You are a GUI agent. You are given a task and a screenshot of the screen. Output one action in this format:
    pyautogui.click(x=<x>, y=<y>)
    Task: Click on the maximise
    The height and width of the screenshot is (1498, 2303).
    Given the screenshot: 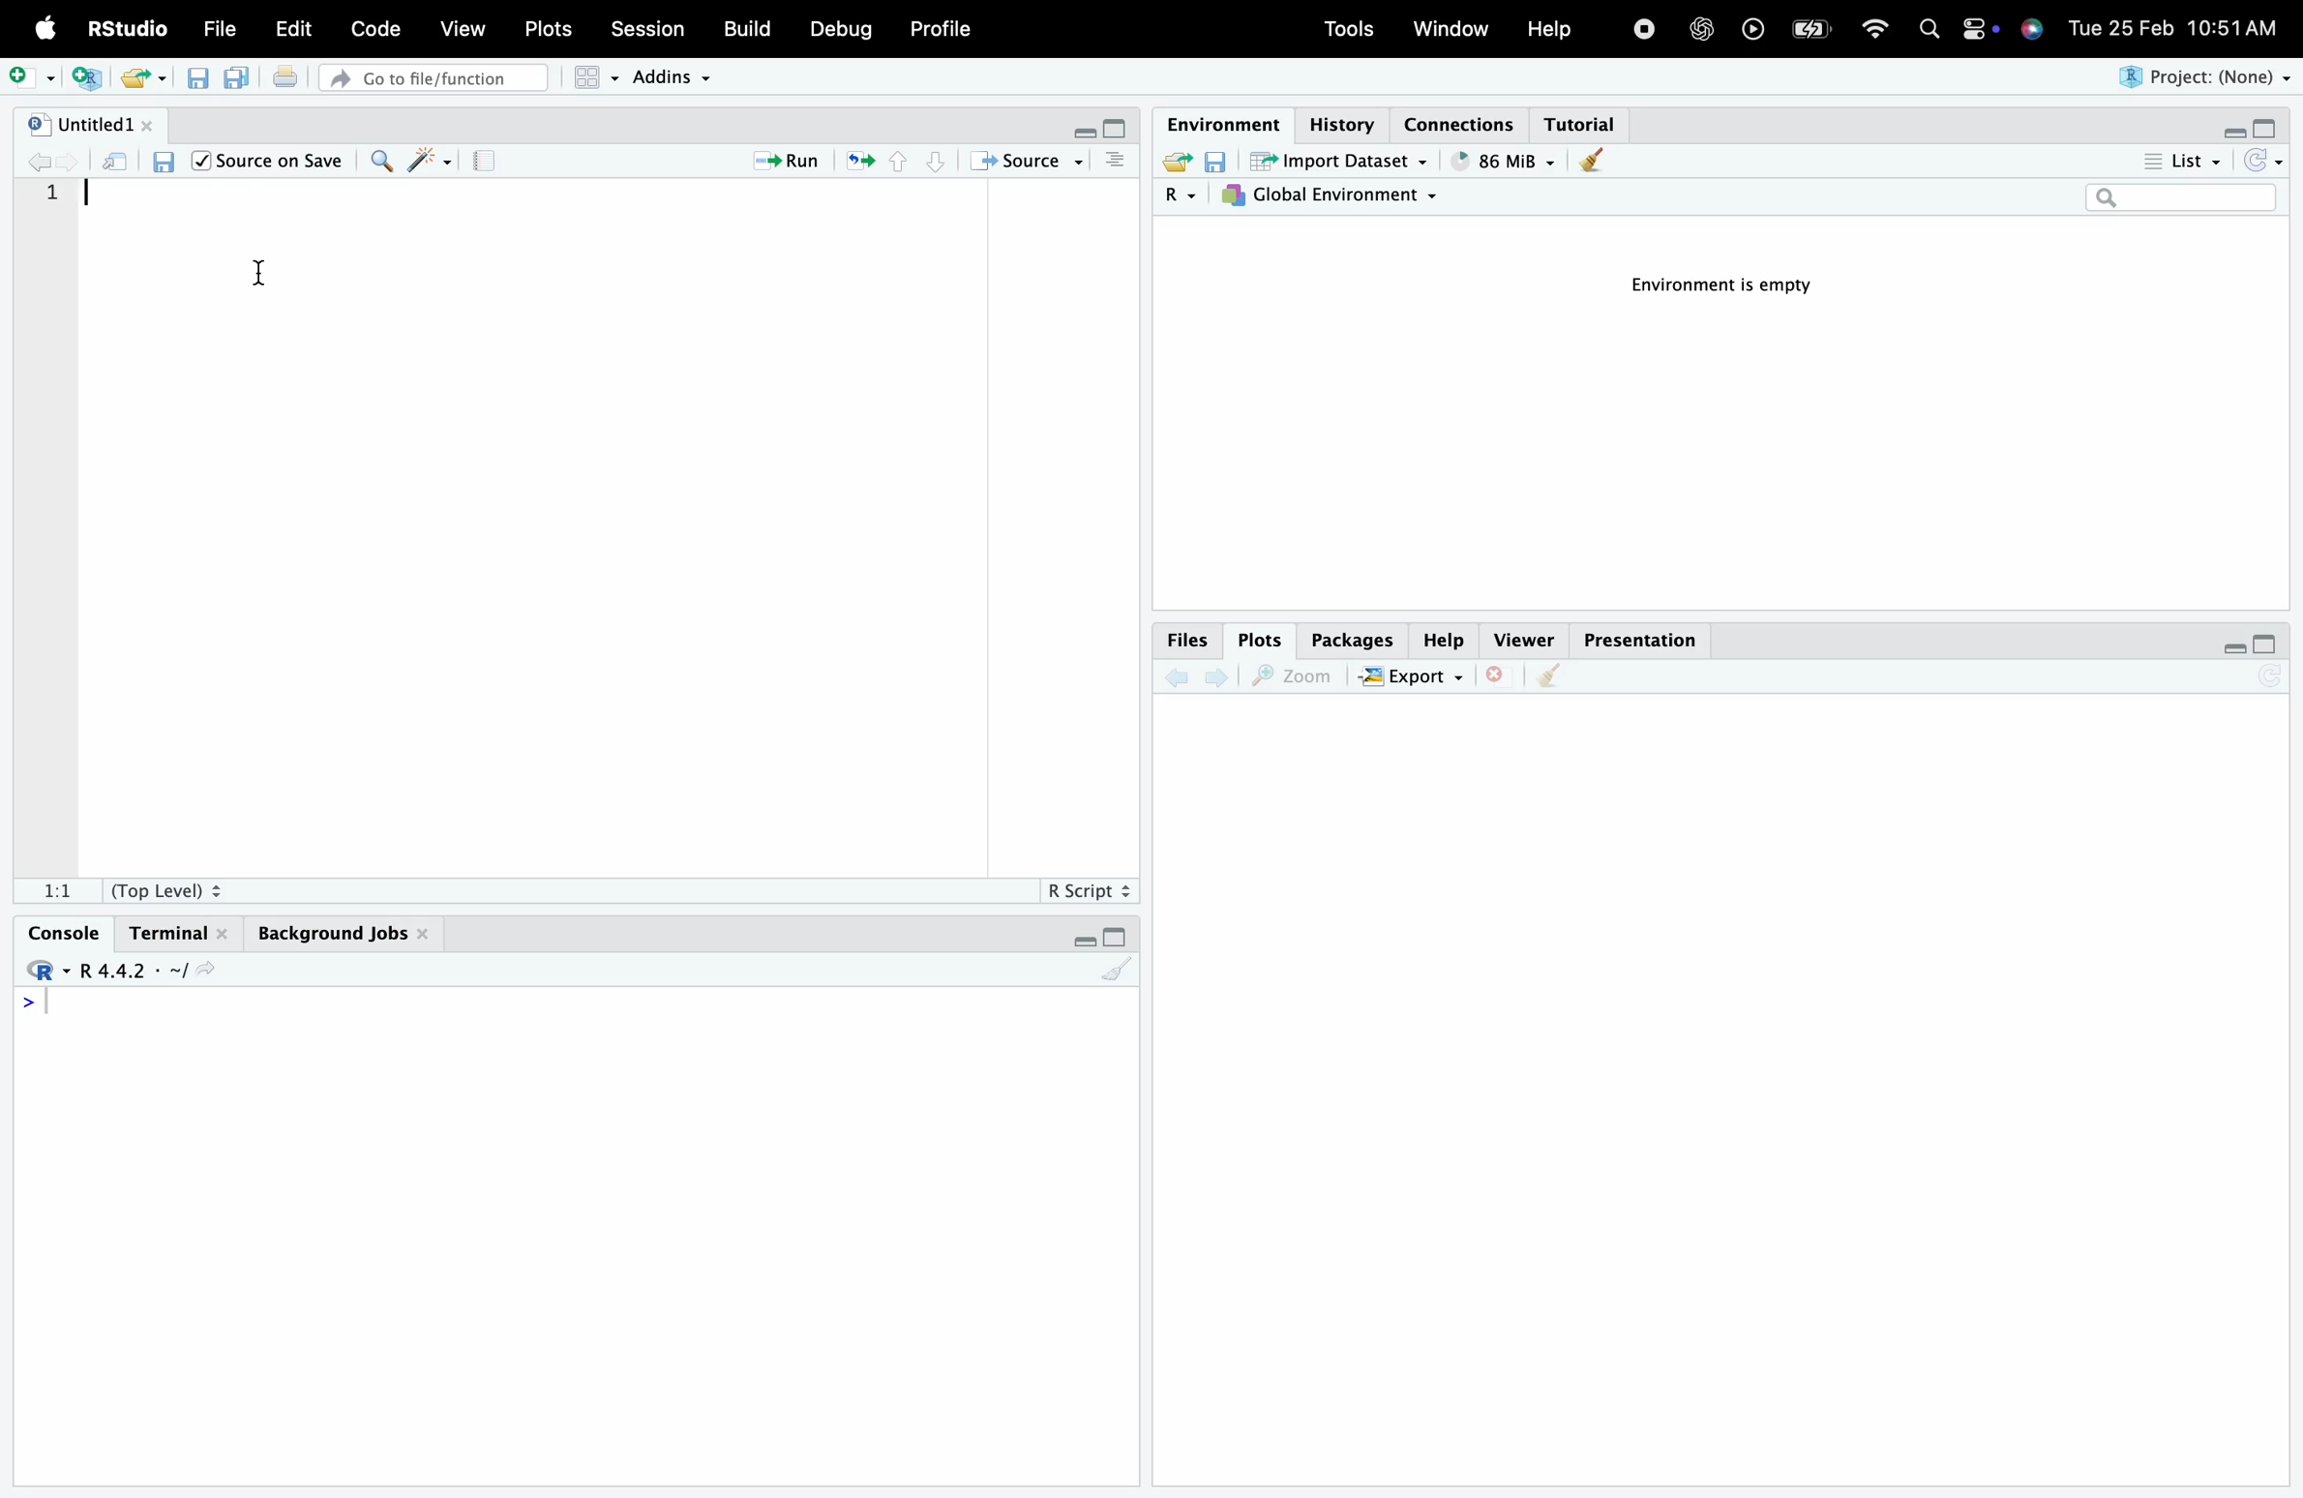 What is the action you would take?
    pyautogui.click(x=2269, y=131)
    